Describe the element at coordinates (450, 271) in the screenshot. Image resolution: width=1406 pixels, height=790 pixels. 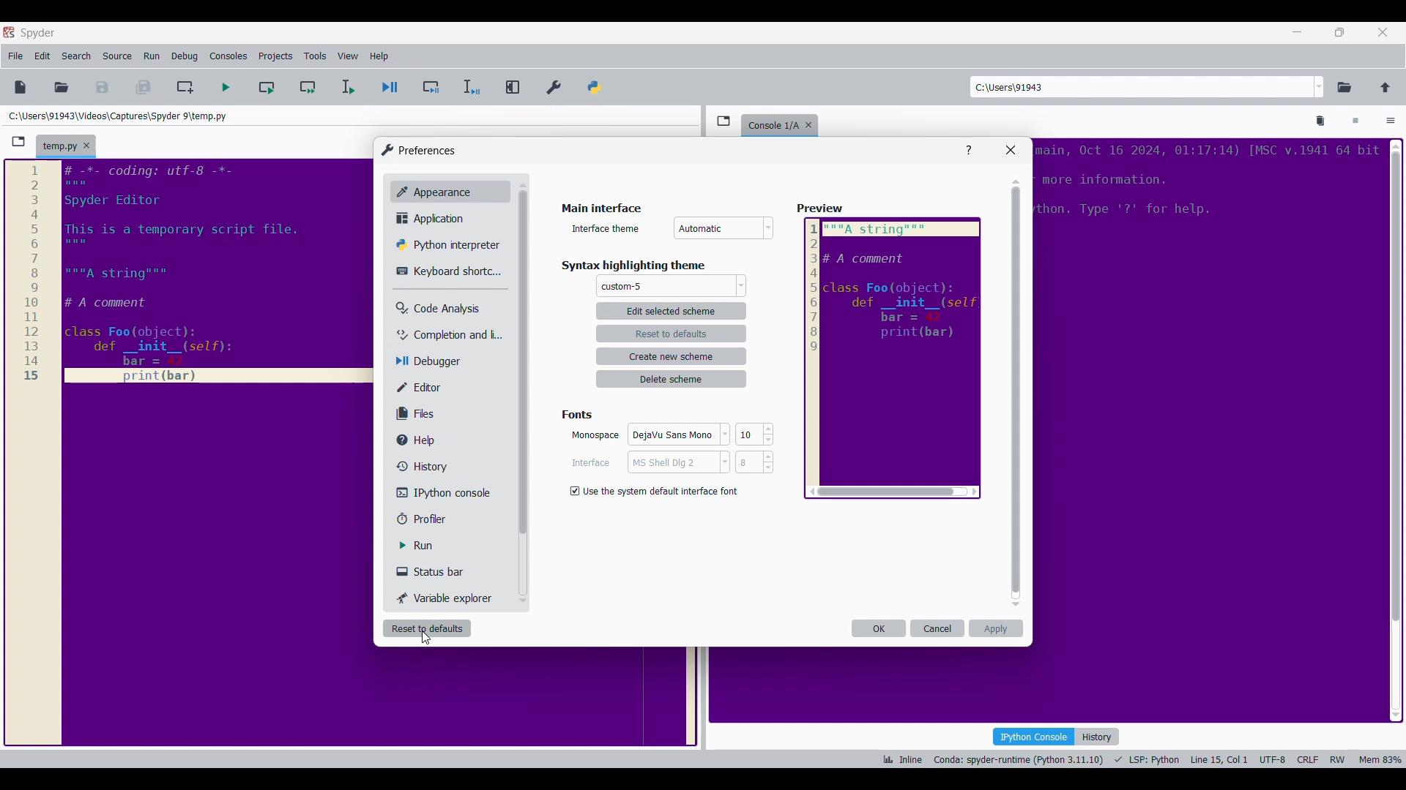
I see `Keyboard shortcuts` at that location.